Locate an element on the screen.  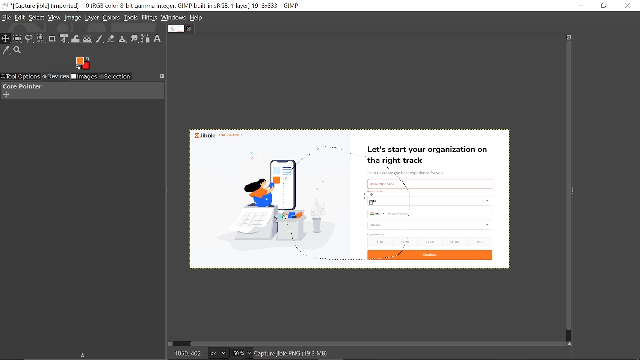
industry is located at coordinates (431, 225).